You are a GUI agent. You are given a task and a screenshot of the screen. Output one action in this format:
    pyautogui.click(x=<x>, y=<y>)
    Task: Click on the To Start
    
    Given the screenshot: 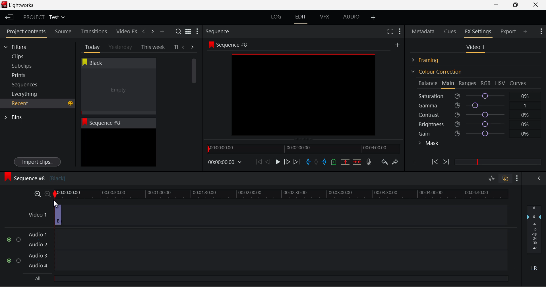 What is the action you would take?
    pyautogui.click(x=258, y=162)
    